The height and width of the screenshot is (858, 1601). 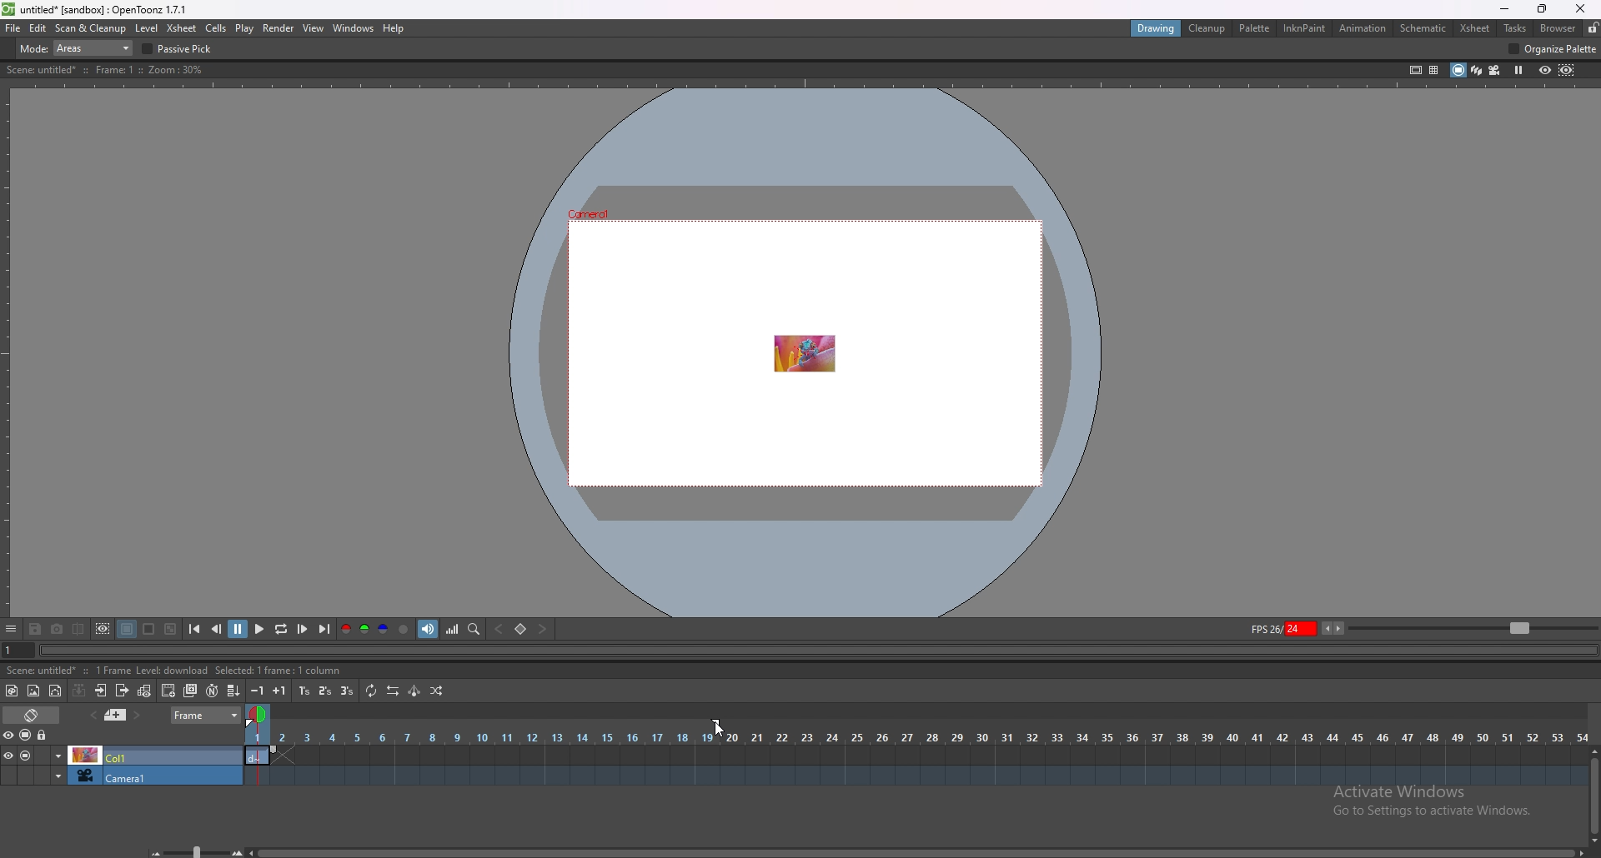 What do you see at coordinates (428, 629) in the screenshot?
I see `soundtrack` at bounding box center [428, 629].